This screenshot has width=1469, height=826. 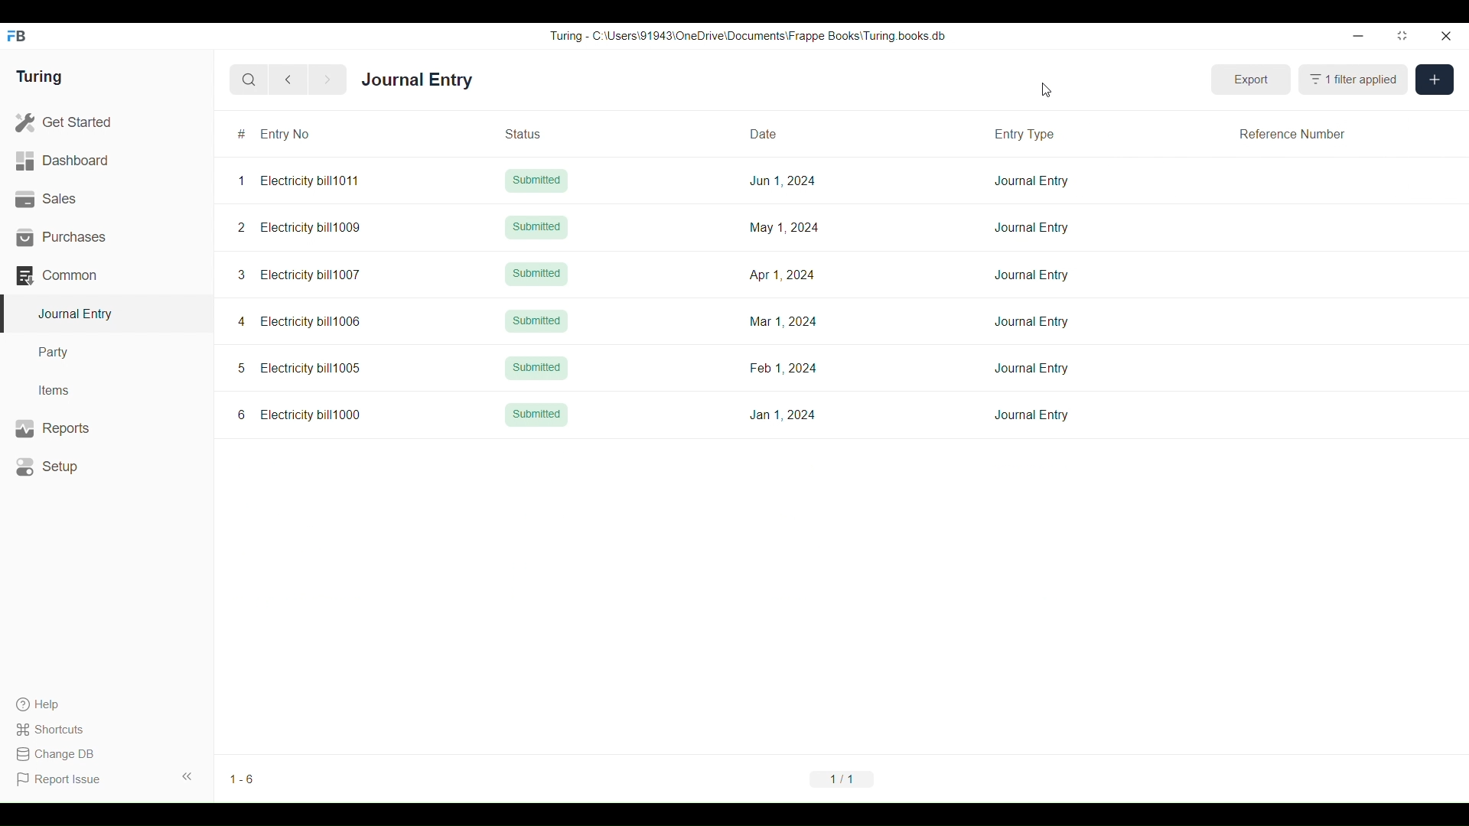 I want to click on Reports, so click(x=108, y=428).